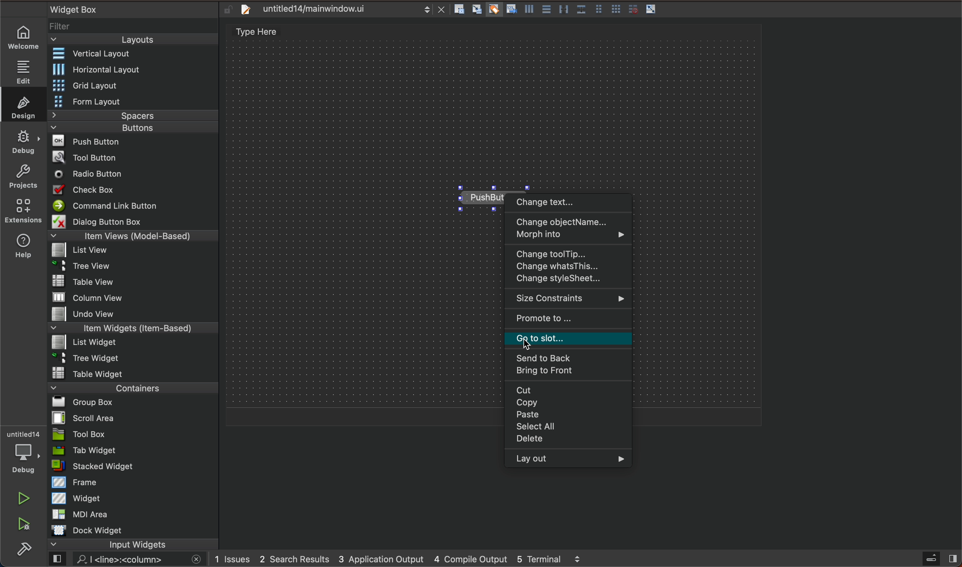  What do you see at coordinates (132, 531) in the screenshot?
I see `dock widget` at bounding box center [132, 531].